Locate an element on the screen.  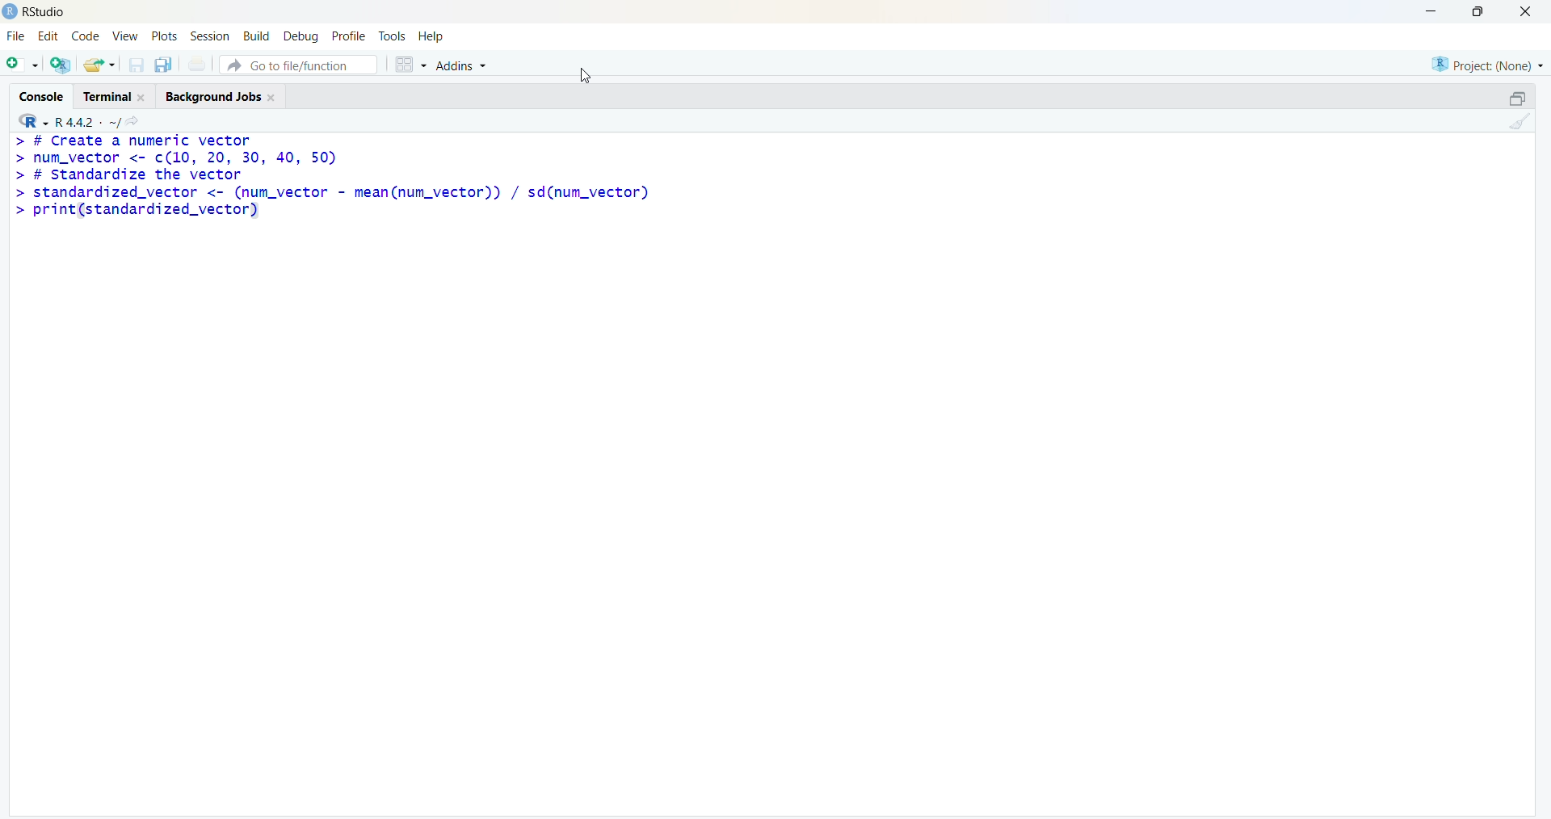
grid is located at coordinates (410, 65).